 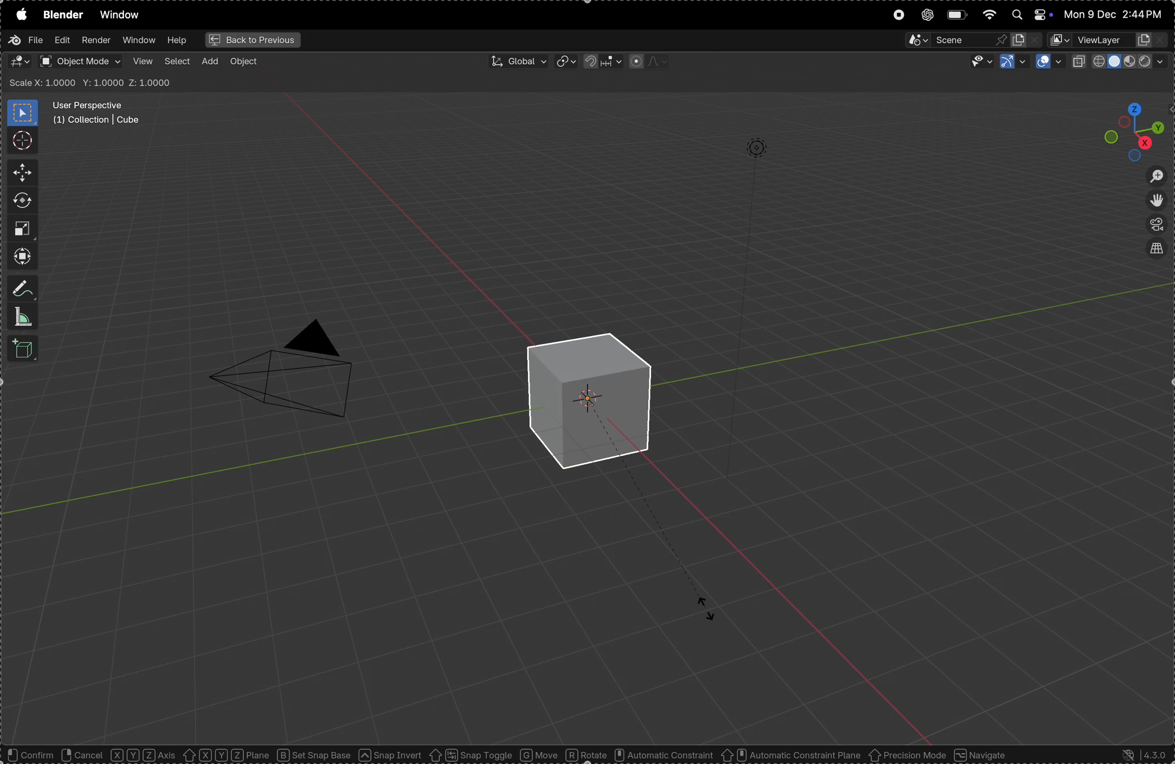 I want to click on render, so click(x=95, y=39).